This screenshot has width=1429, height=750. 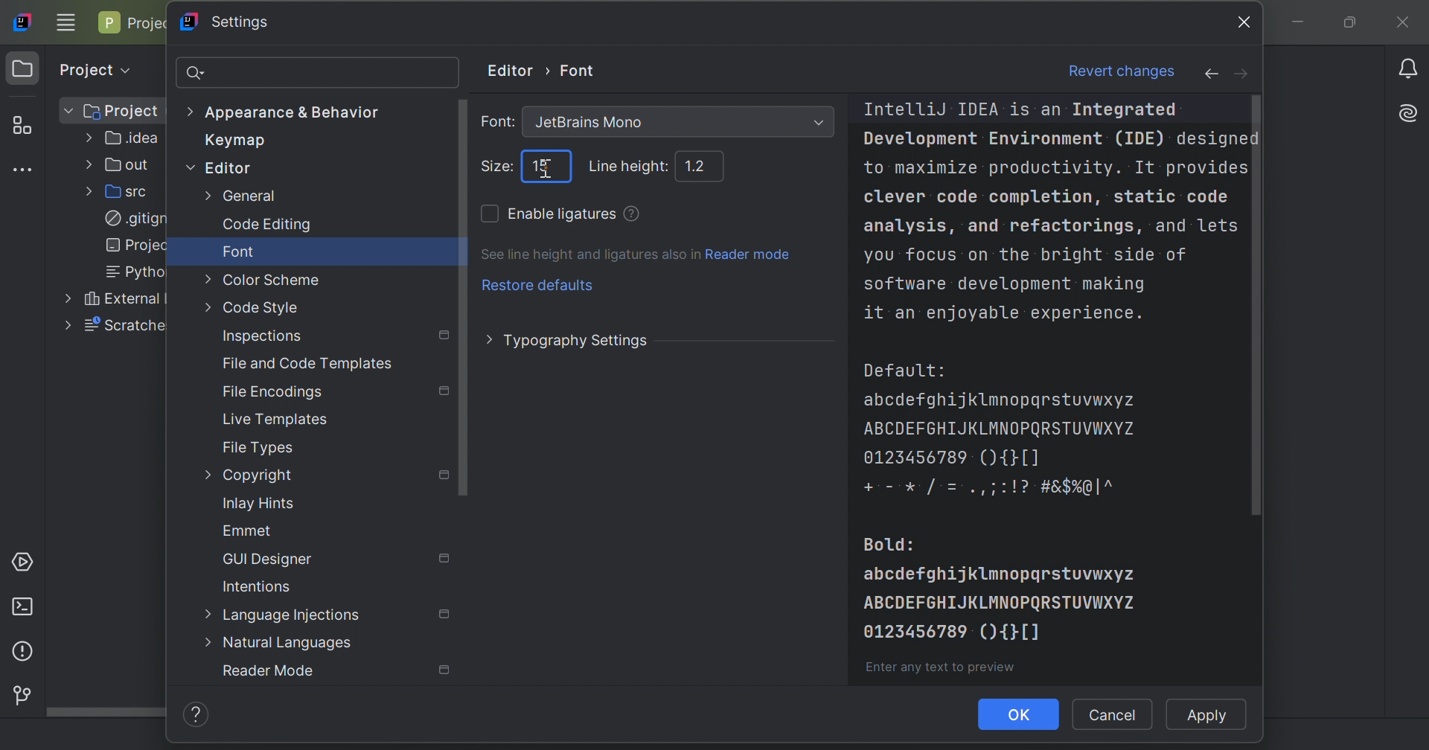 I want to click on it an enjoyable experience., so click(x=1004, y=312).